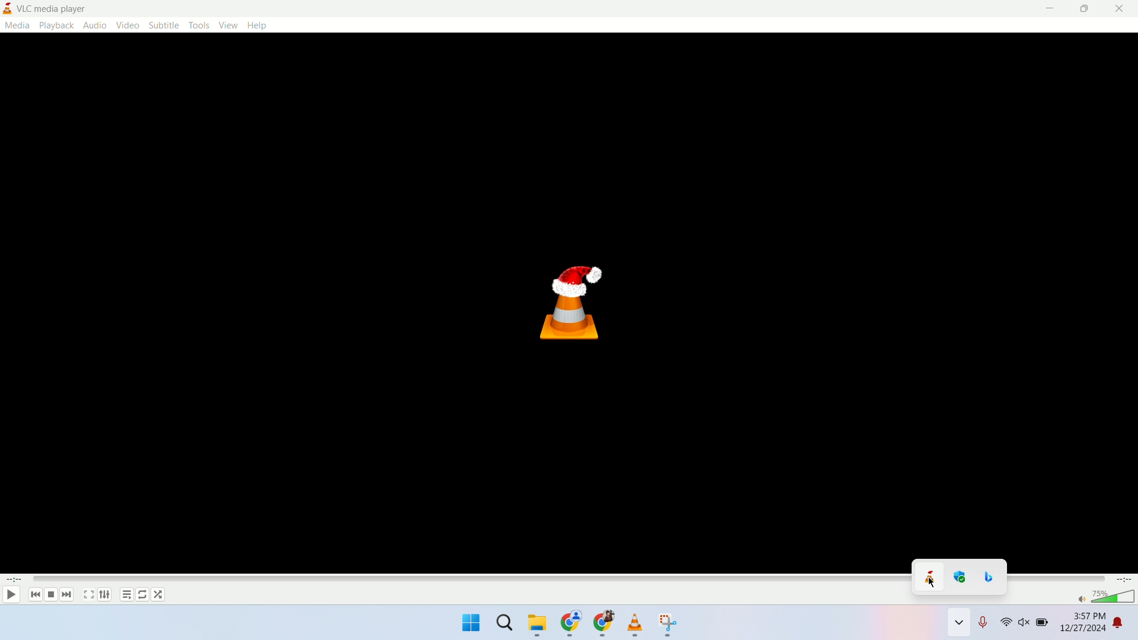 The image size is (1138, 640). Describe the element at coordinates (88, 595) in the screenshot. I see `fullscreen` at that location.